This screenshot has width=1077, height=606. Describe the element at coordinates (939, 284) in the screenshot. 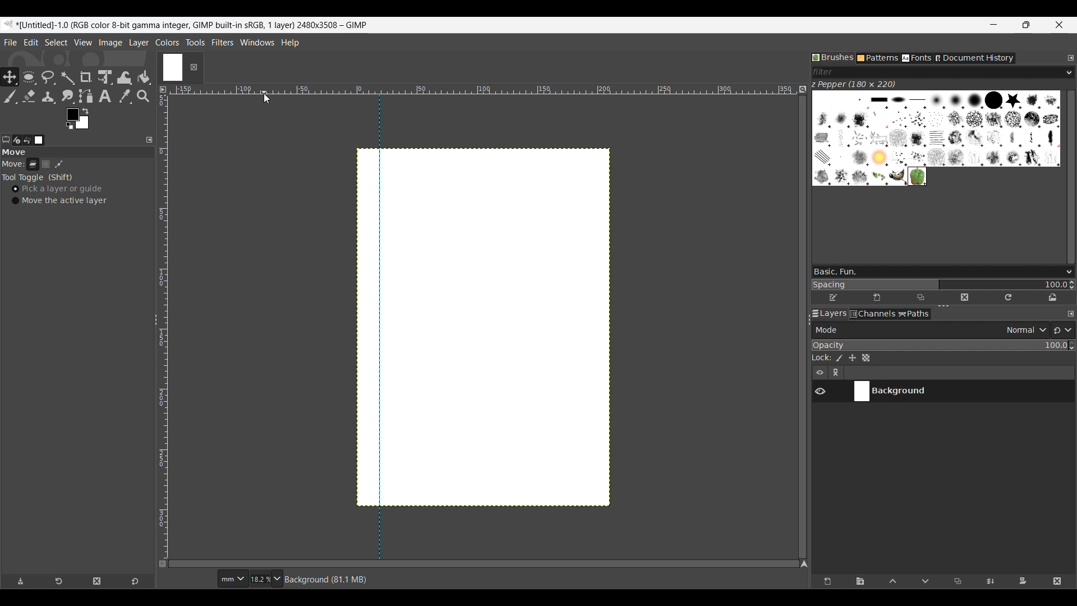

I see `Change spacing` at that location.